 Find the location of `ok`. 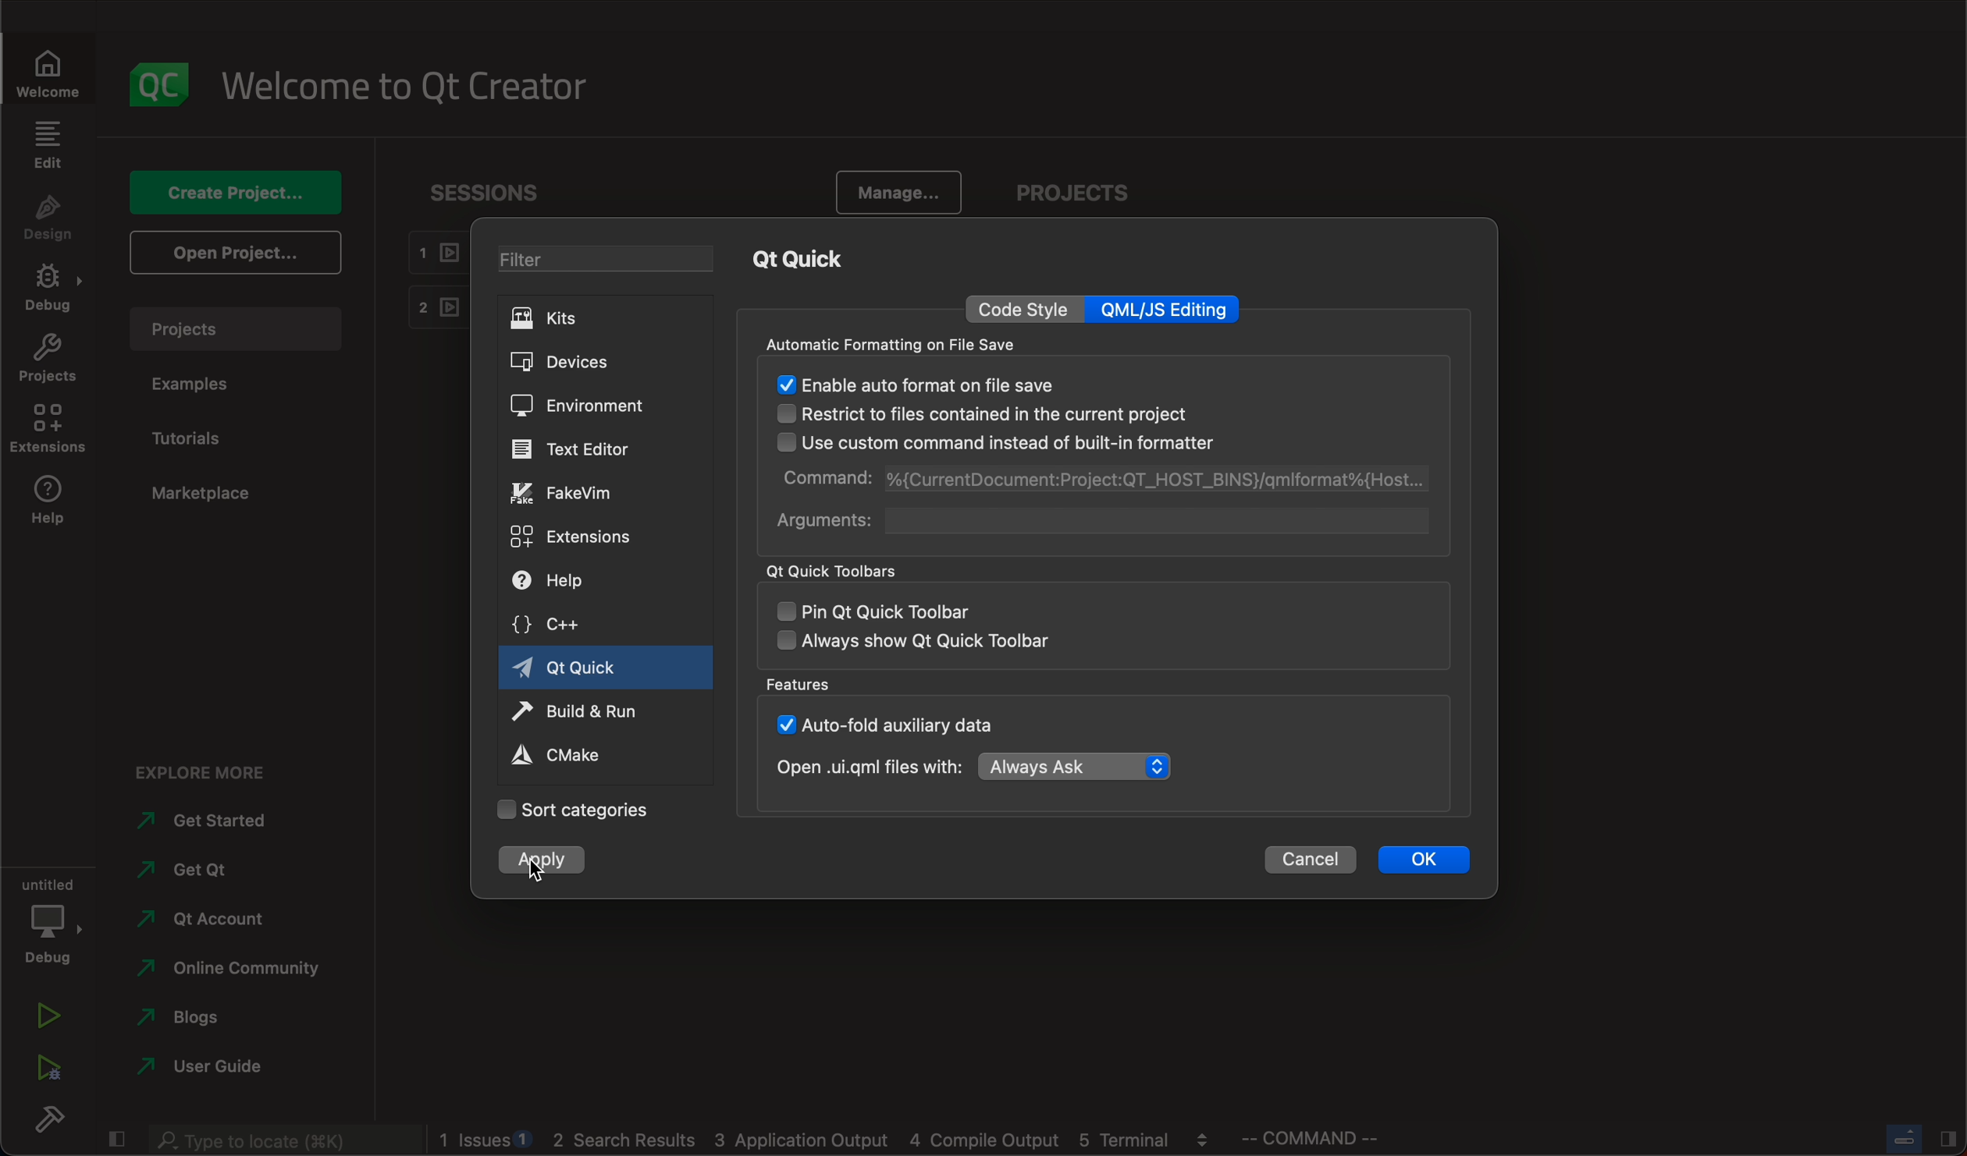

ok is located at coordinates (1429, 860).